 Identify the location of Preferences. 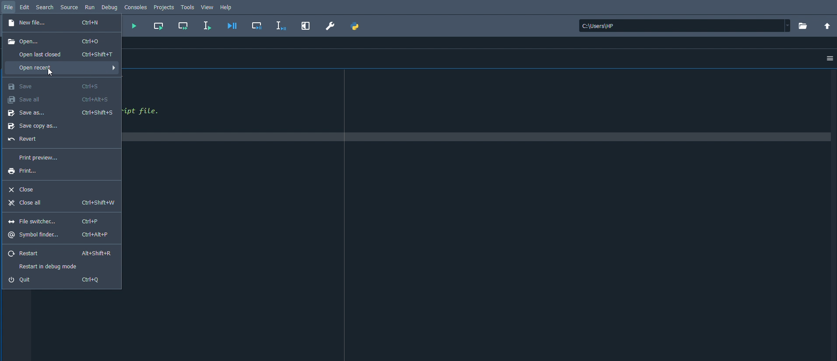
(331, 26).